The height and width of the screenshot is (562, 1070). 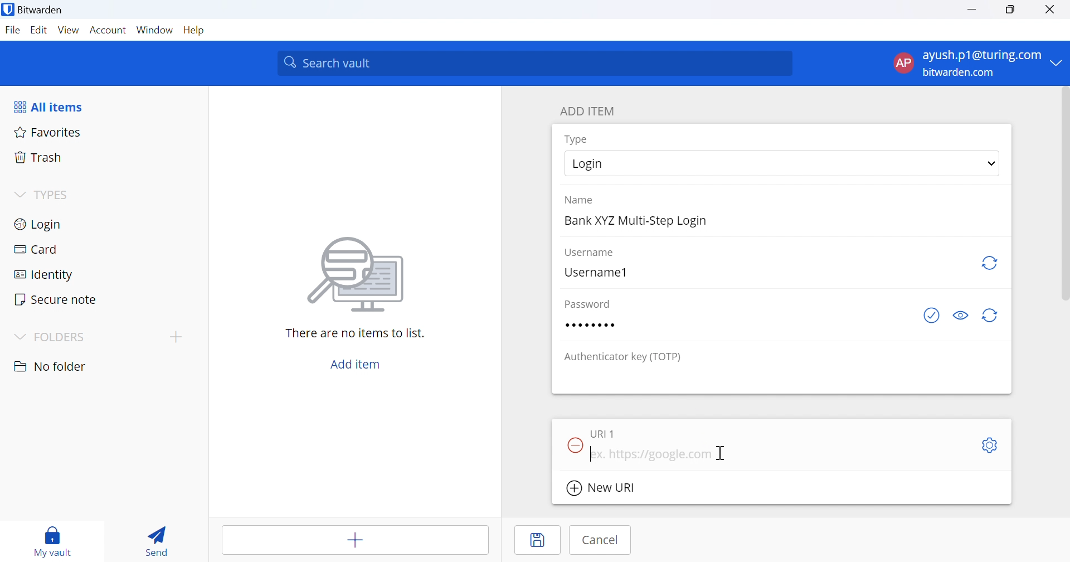 What do you see at coordinates (589, 303) in the screenshot?
I see `Password` at bounding box center [589, 303].